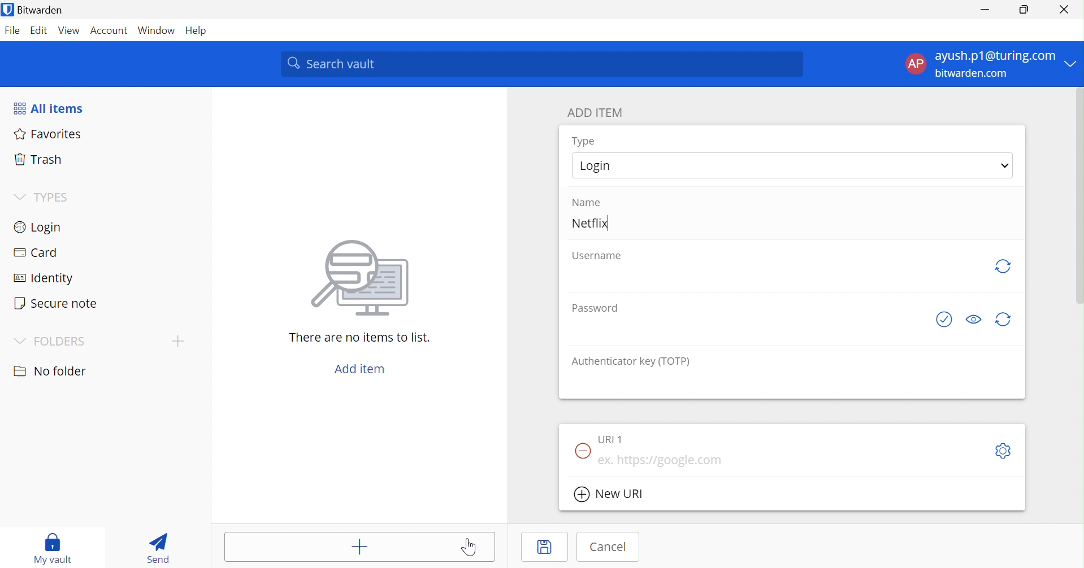 Image resolution: width=1084 pixels, height=568 pixels. Describe the element at coordinates (157, 30) in the screenshot. I see `Window` at that location.